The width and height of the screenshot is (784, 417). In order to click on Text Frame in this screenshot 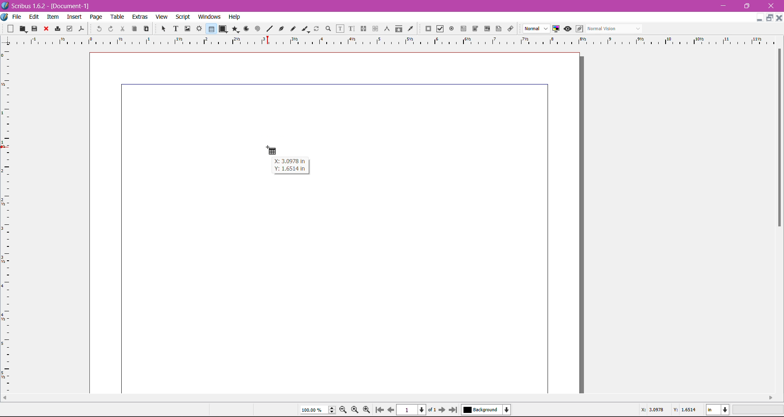, I will do `click(174, 29)`.